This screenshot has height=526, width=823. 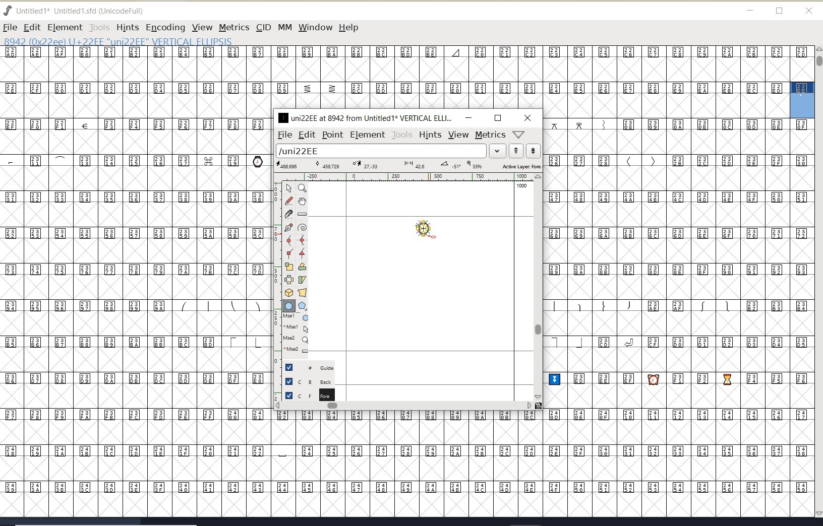 I want to click on uni22EE at 8942 from Untitled1 VERTICAL ELLIPSE, so click(x=366, y=117).